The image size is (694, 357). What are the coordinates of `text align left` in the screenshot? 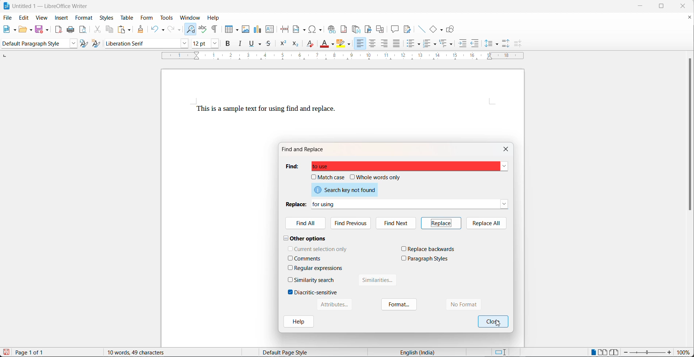 It's located at (359, 44).